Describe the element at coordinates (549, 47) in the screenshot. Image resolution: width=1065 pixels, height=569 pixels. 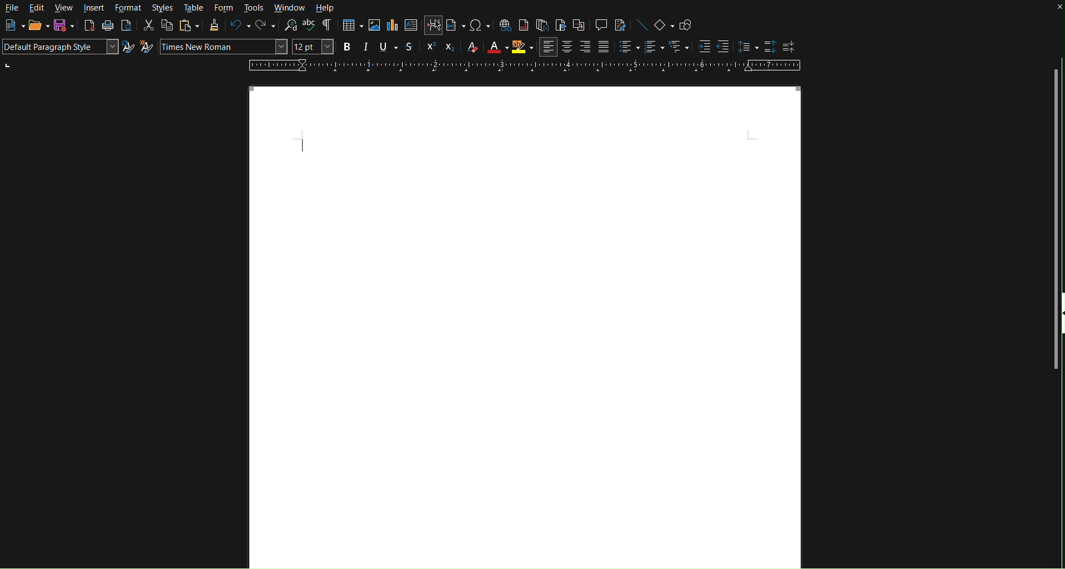
I see `Align Left` at that location.